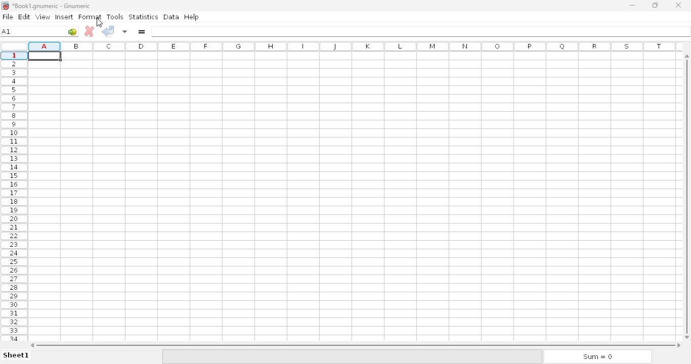 Image resolution: width=691 pixels, height=364 pixels. I want to click on enter formula, so click(141, 32).